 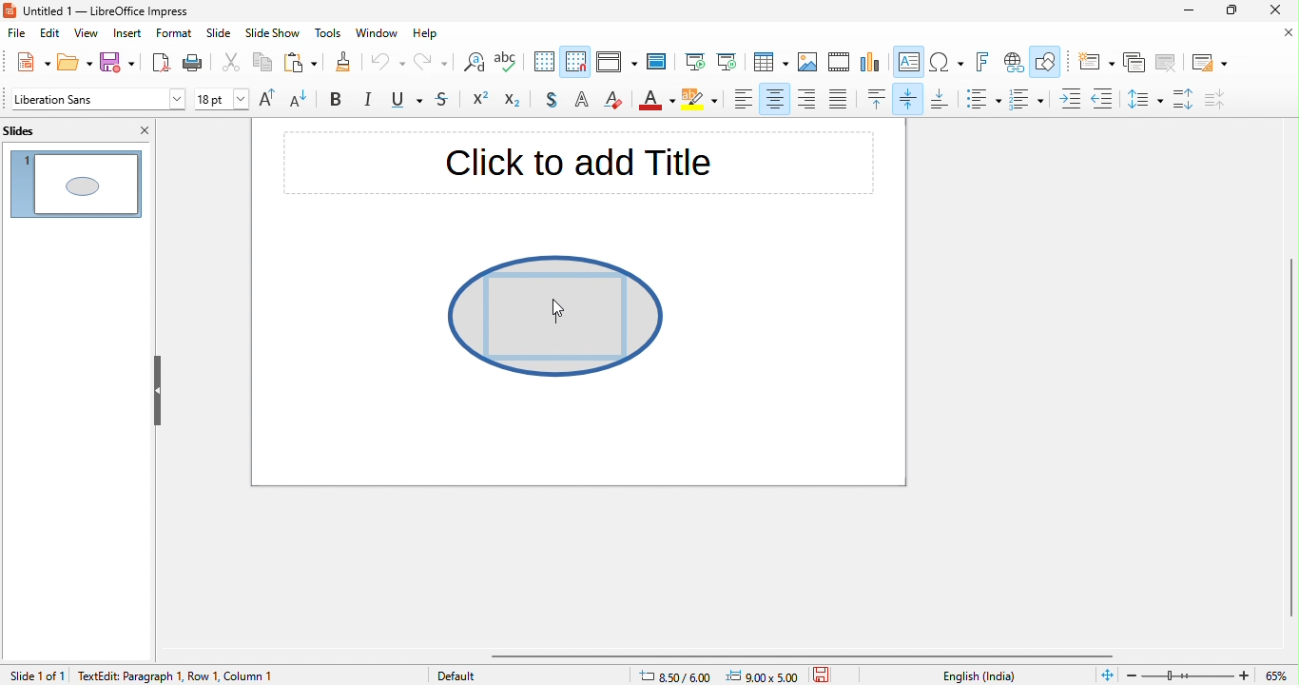 I want to click on table, so click(x=770, y=63).